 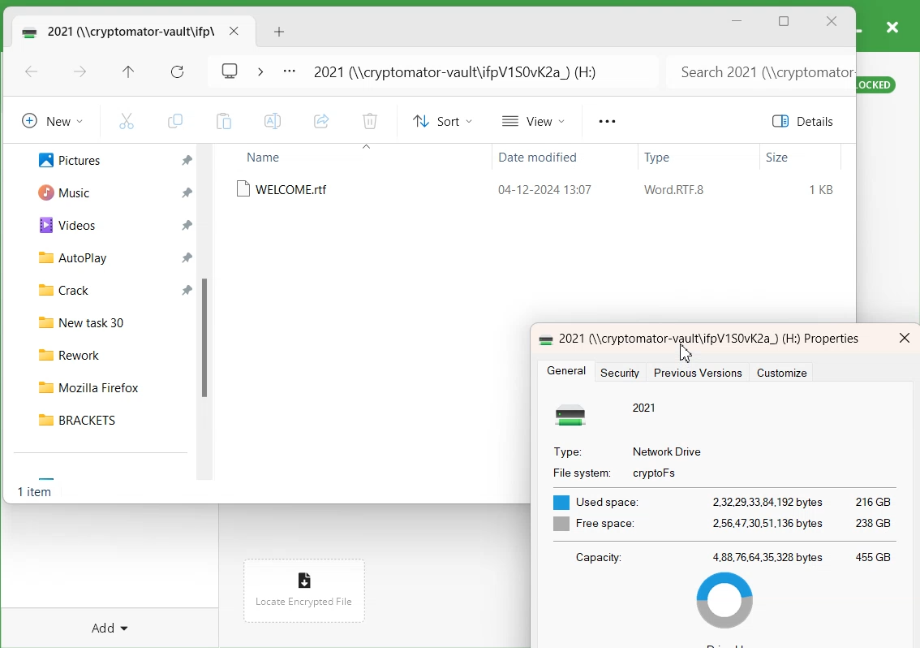 What do you see at coordinates (567, 452) in the screenshot?
I see `Type:` at bounding box center [567, 452].